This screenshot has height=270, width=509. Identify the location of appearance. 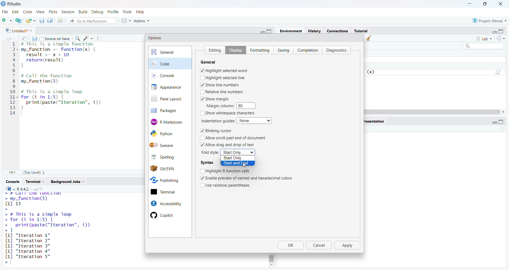
(170, 87).